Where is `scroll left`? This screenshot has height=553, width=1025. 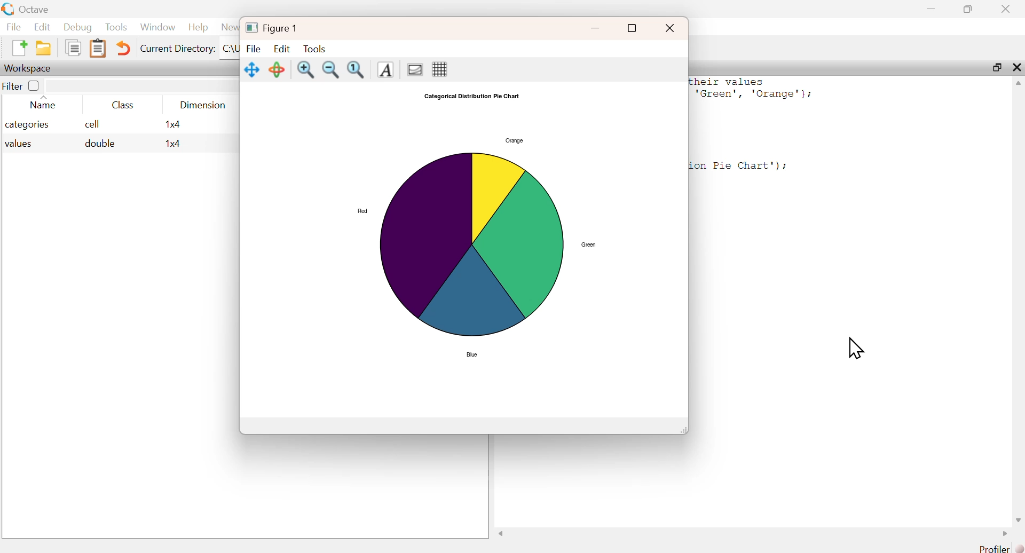
scroll left is located at coordinates (503, 533).